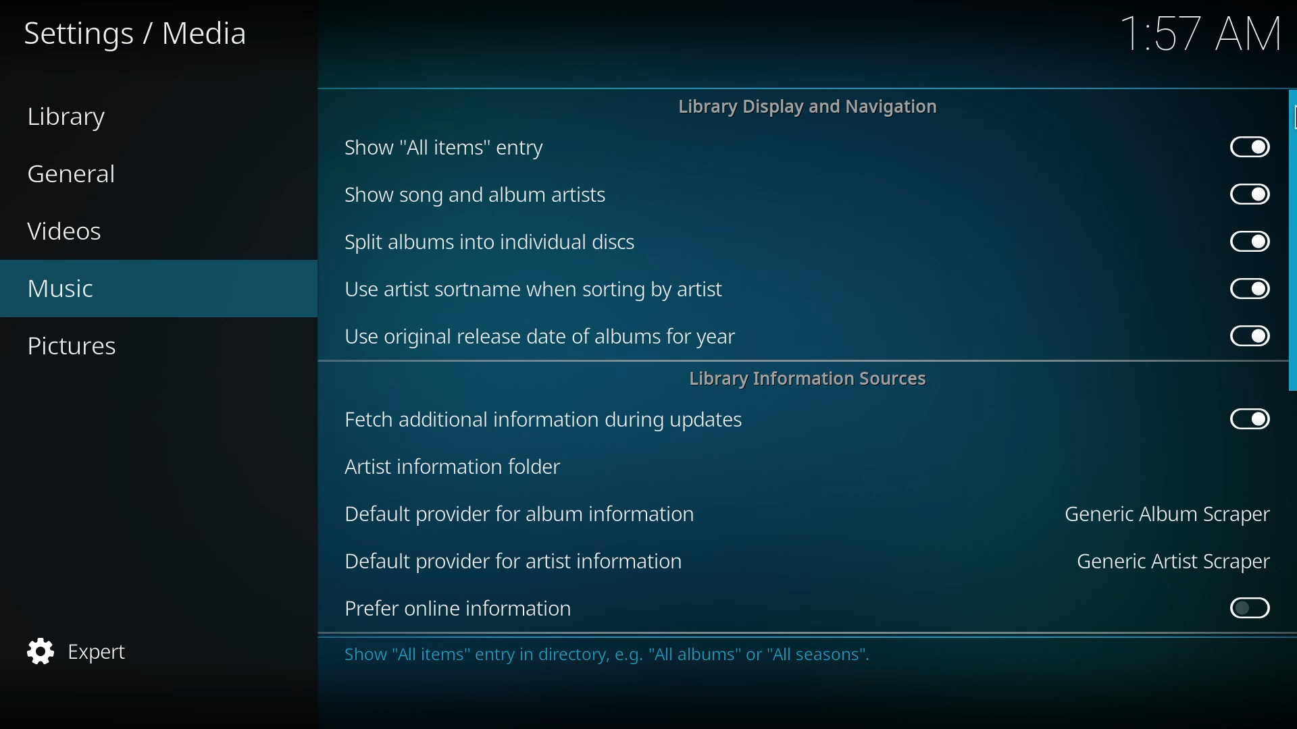 This screenshot has height=729, width=1297. Describe the element at coordinates (540, 339) in the screenshot. I see `use original release date of albums` at that location.